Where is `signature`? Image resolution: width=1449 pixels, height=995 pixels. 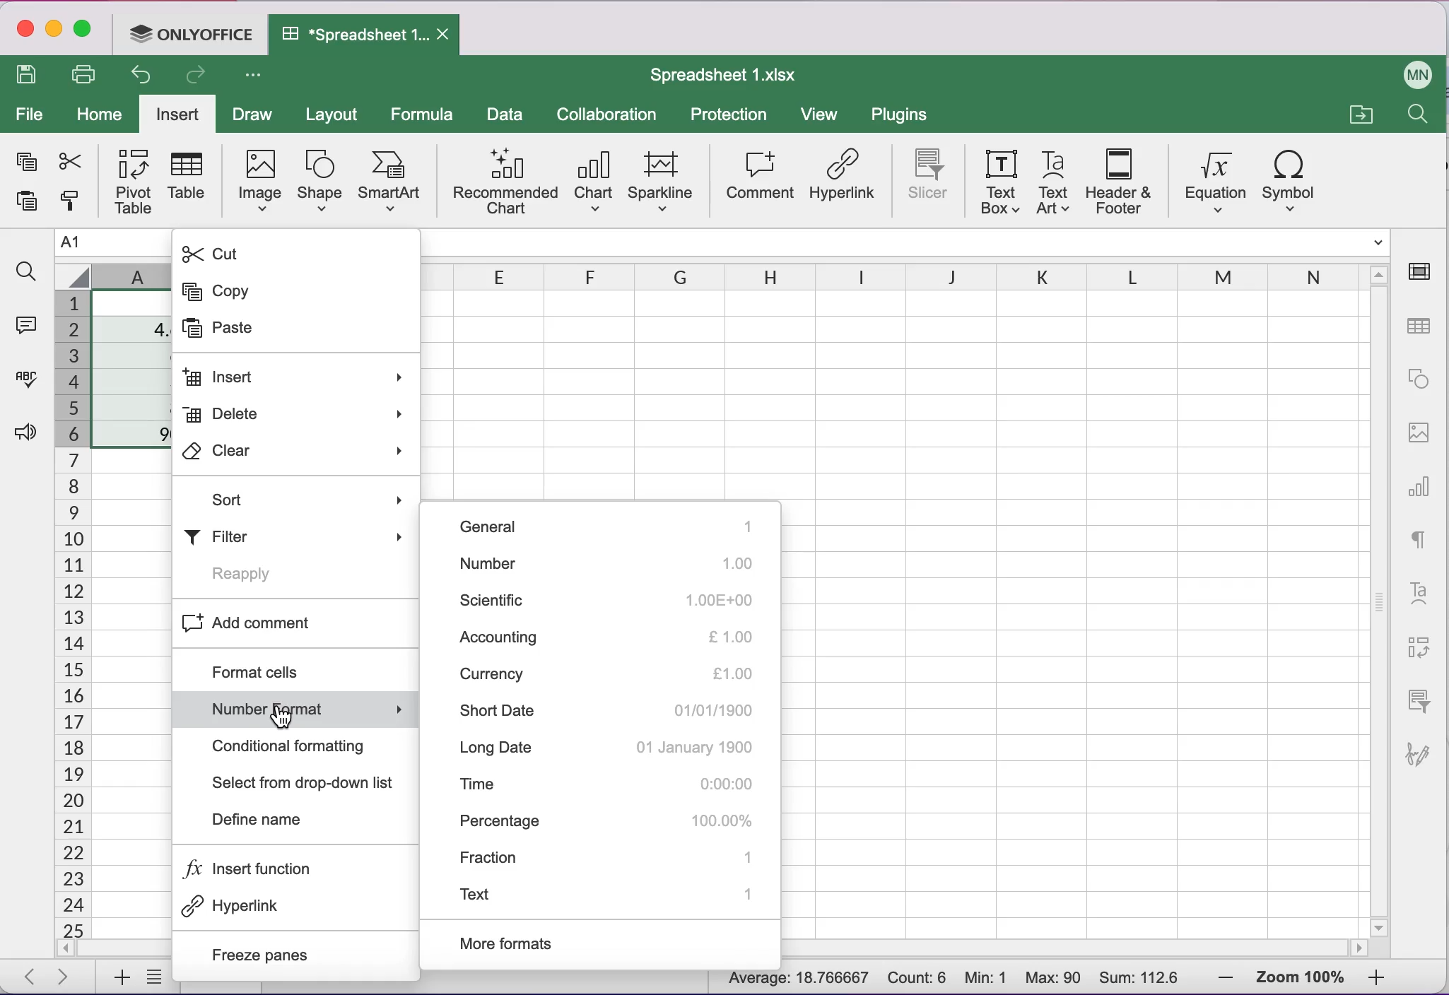
signature is located at coordinates (1420, 757).